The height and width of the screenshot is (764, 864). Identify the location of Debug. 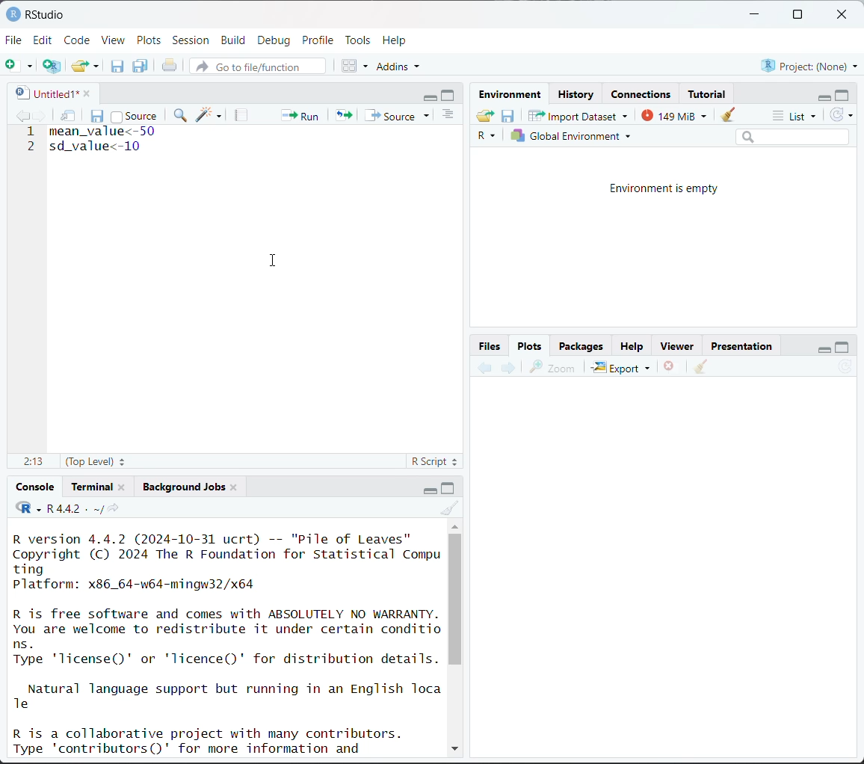
(274, 40).